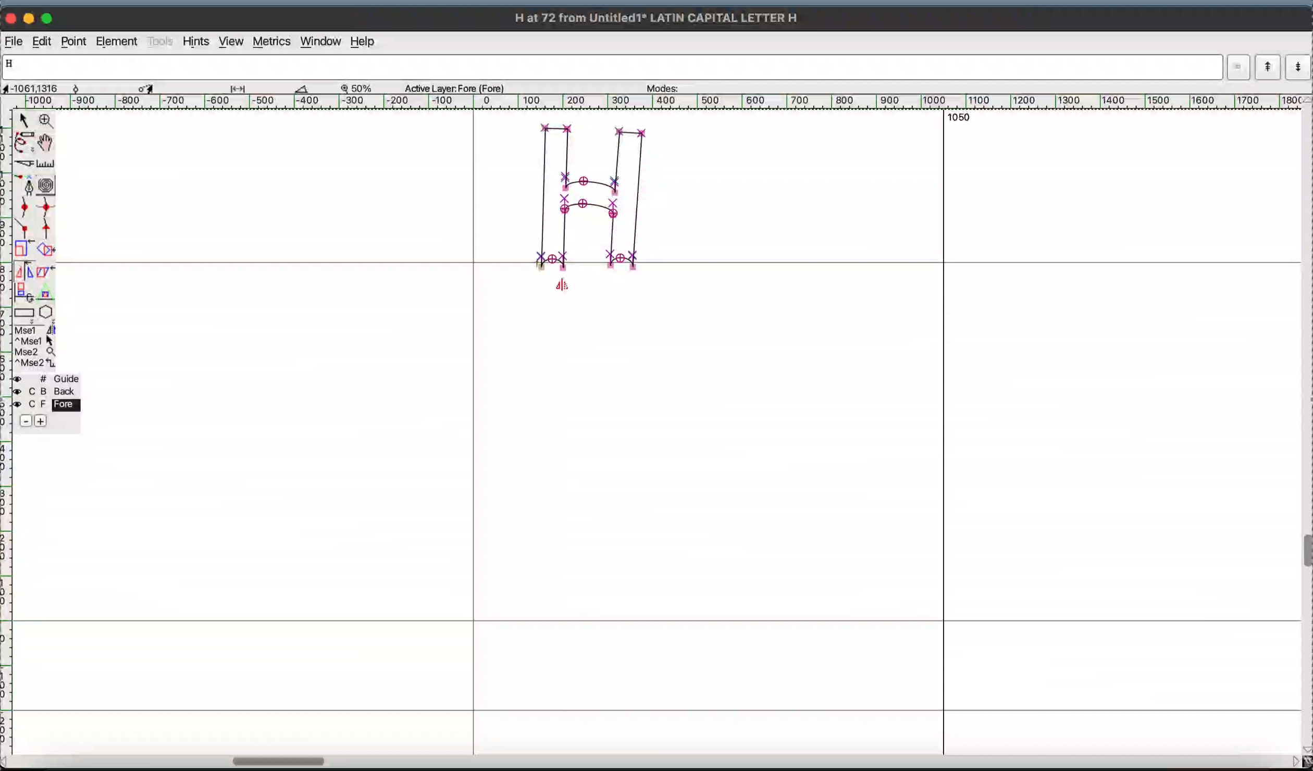 The height and width of the screenshot is (771, 1313). I want to click on H at 72 from Untitled1 LATIN CAPITAL LETTER H, so click(661, 16).